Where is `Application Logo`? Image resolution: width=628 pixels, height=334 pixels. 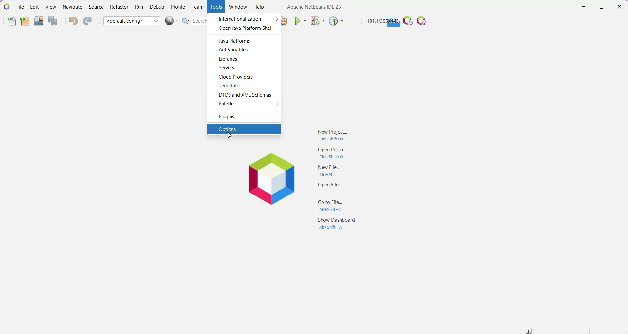 Application Logo is located at coordinates (6, 7).